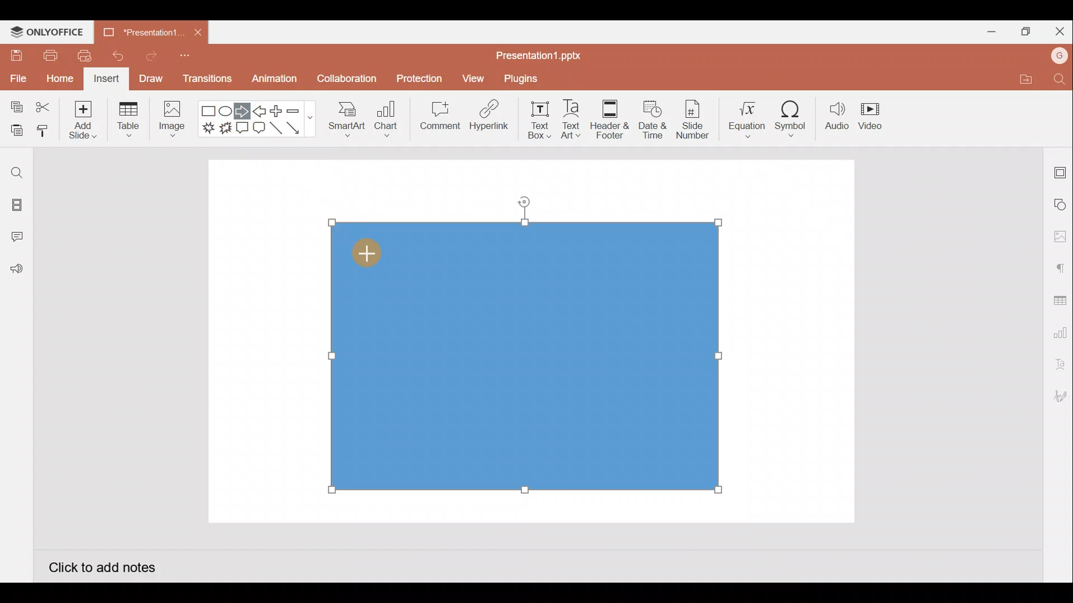 The height and width of the screenshot is (603, 1073). What do you see at coordinates (1058, 398) in the screenshot?
I see `Signature settings` at bounding box center [1058, 398].